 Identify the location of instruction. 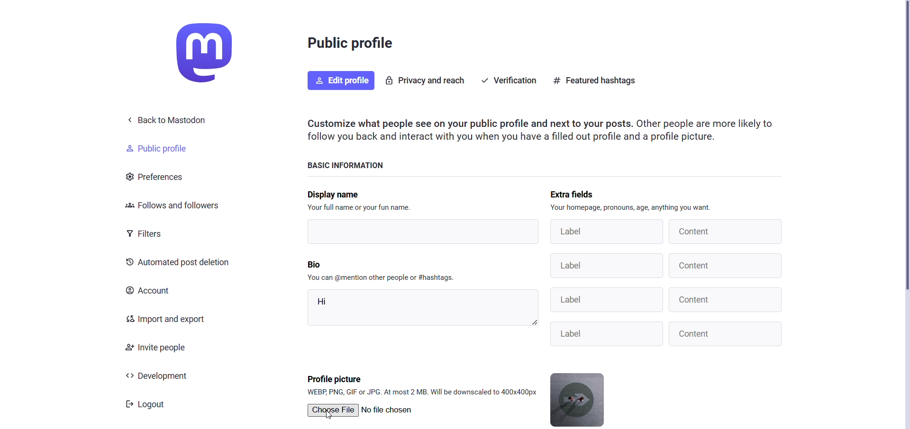
(381, 278).